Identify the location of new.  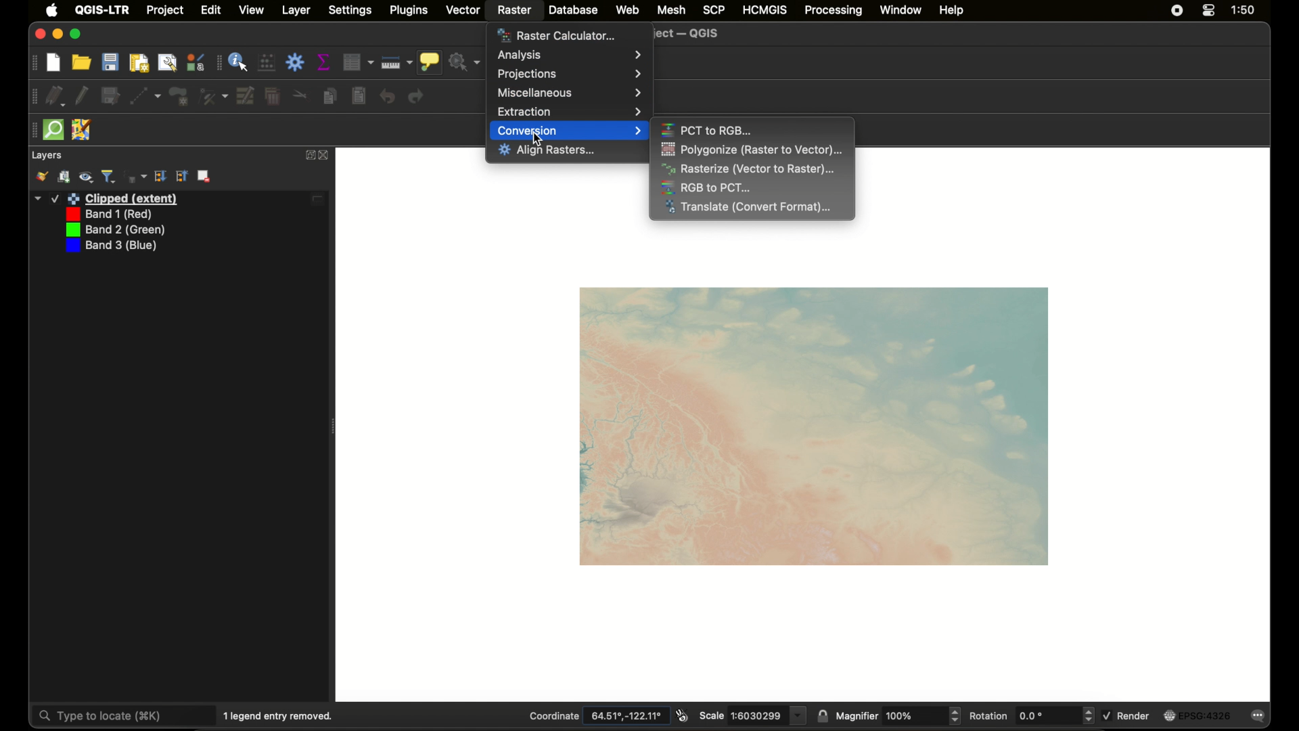
(53, 64).